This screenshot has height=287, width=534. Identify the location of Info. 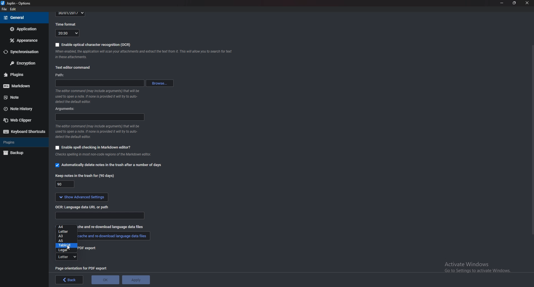
(100, 96).